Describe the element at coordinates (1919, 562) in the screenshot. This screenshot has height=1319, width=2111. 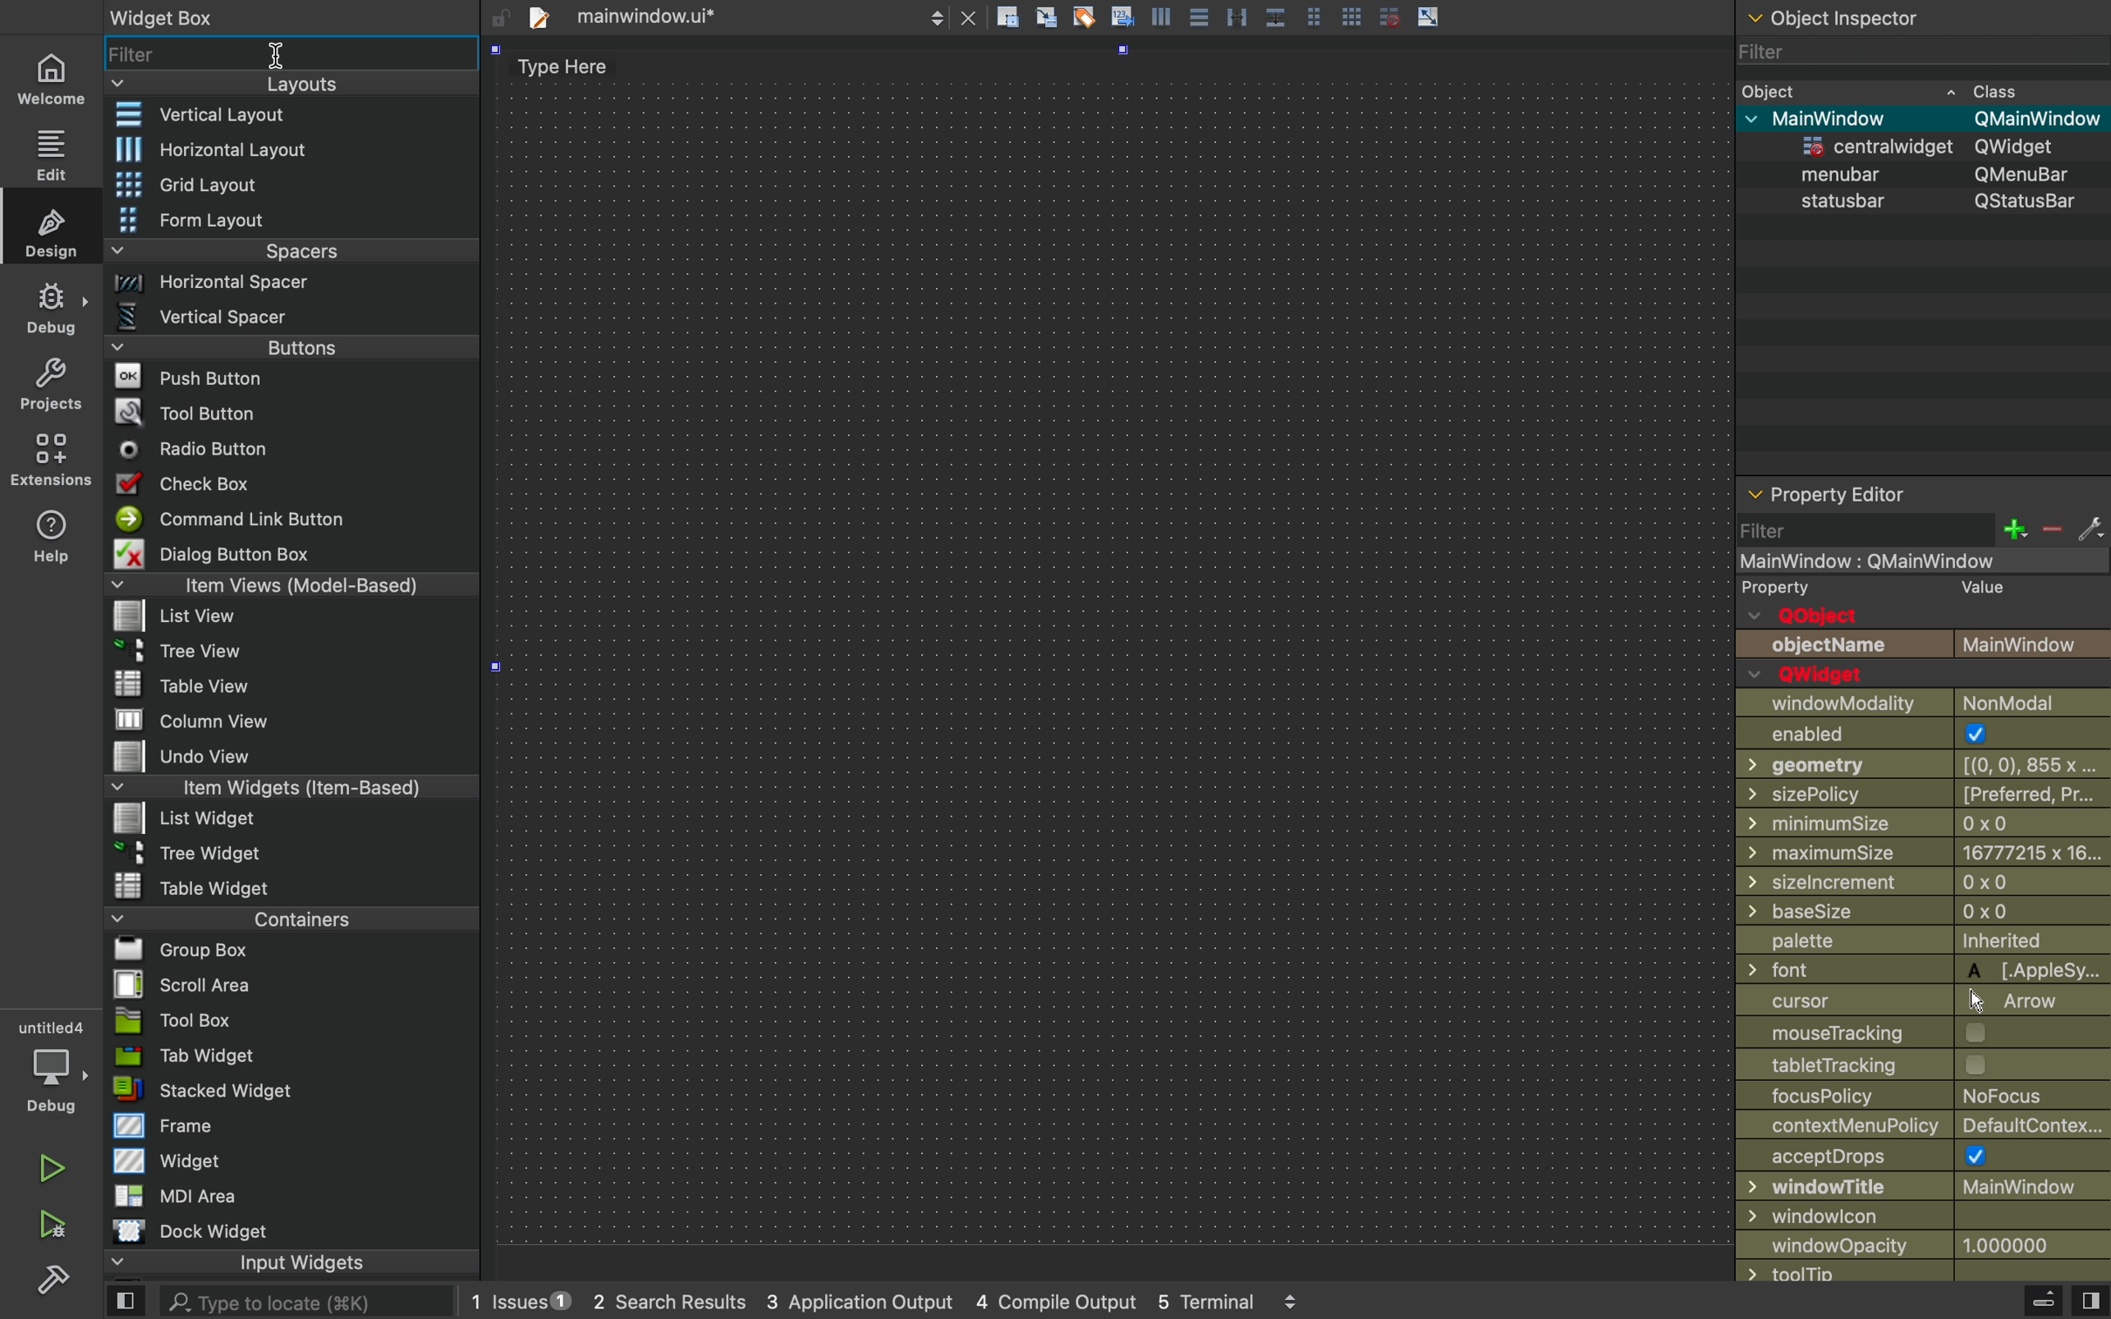
I see `mainwindow` at that location.